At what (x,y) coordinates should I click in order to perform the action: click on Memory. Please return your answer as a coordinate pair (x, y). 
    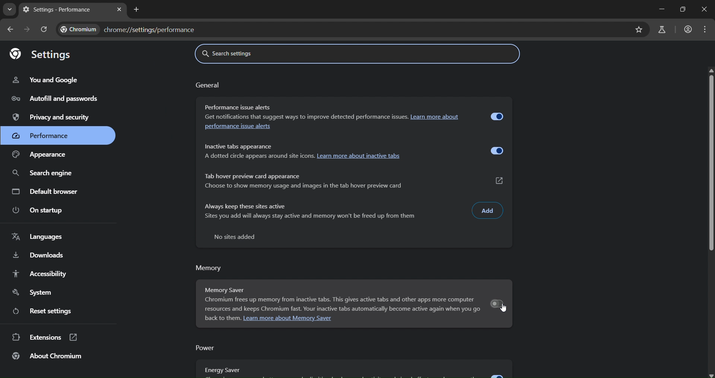
    Looking at the image, I should click on (211, 270).